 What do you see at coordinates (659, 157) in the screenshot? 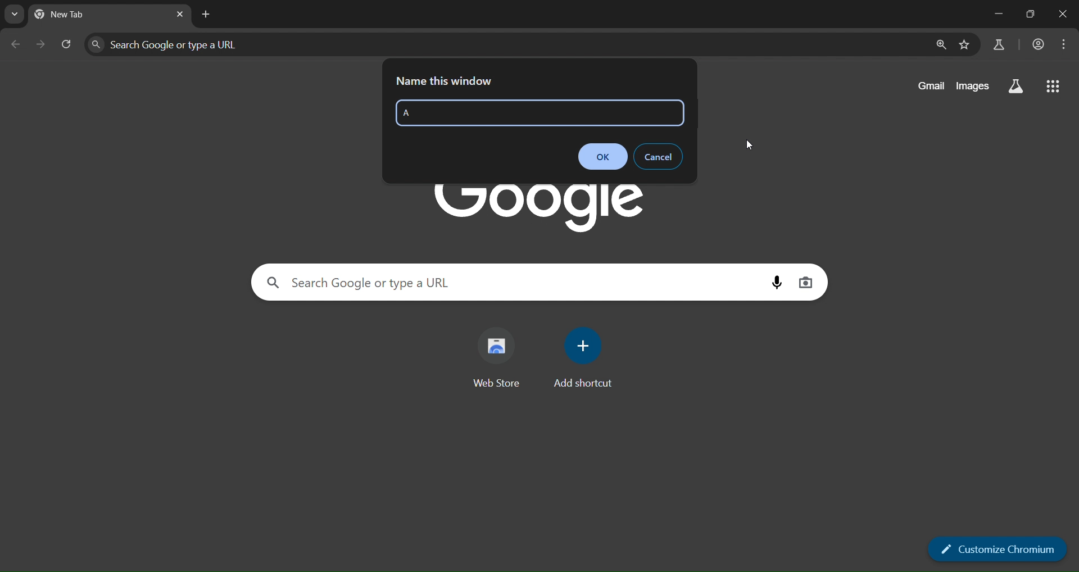
I see `cancel` at bounding box center [659, 157].